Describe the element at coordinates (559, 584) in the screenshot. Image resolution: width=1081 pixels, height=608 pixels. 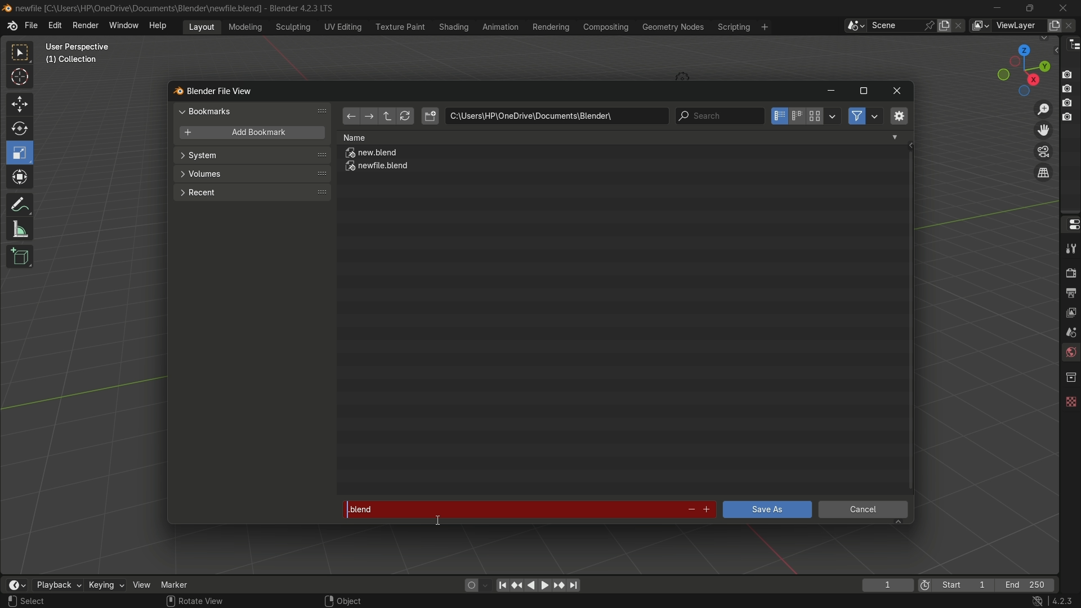
I see `jump to keyframe` at that location.